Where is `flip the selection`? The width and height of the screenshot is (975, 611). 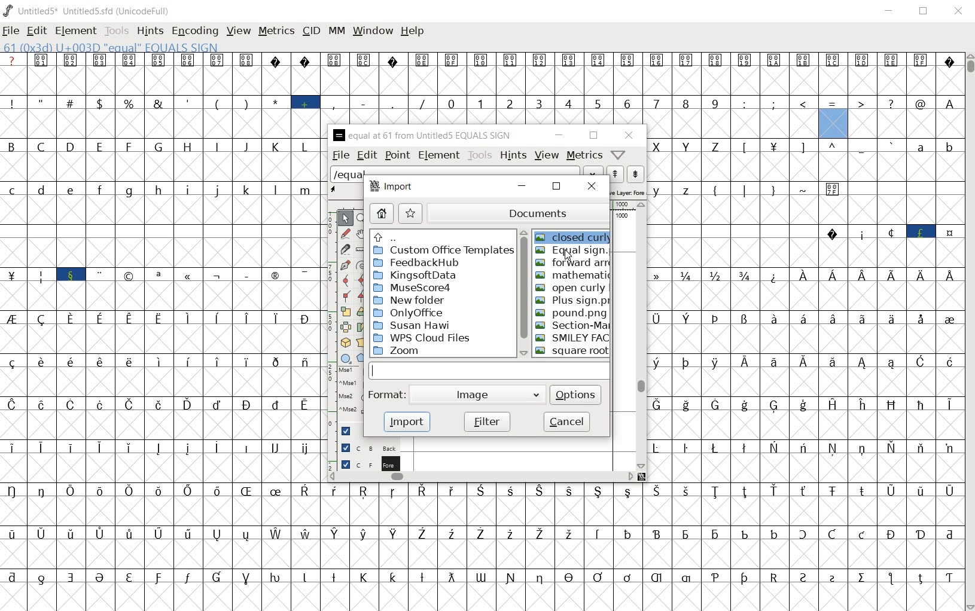 flip the selection is located at coordinates (346, 327).